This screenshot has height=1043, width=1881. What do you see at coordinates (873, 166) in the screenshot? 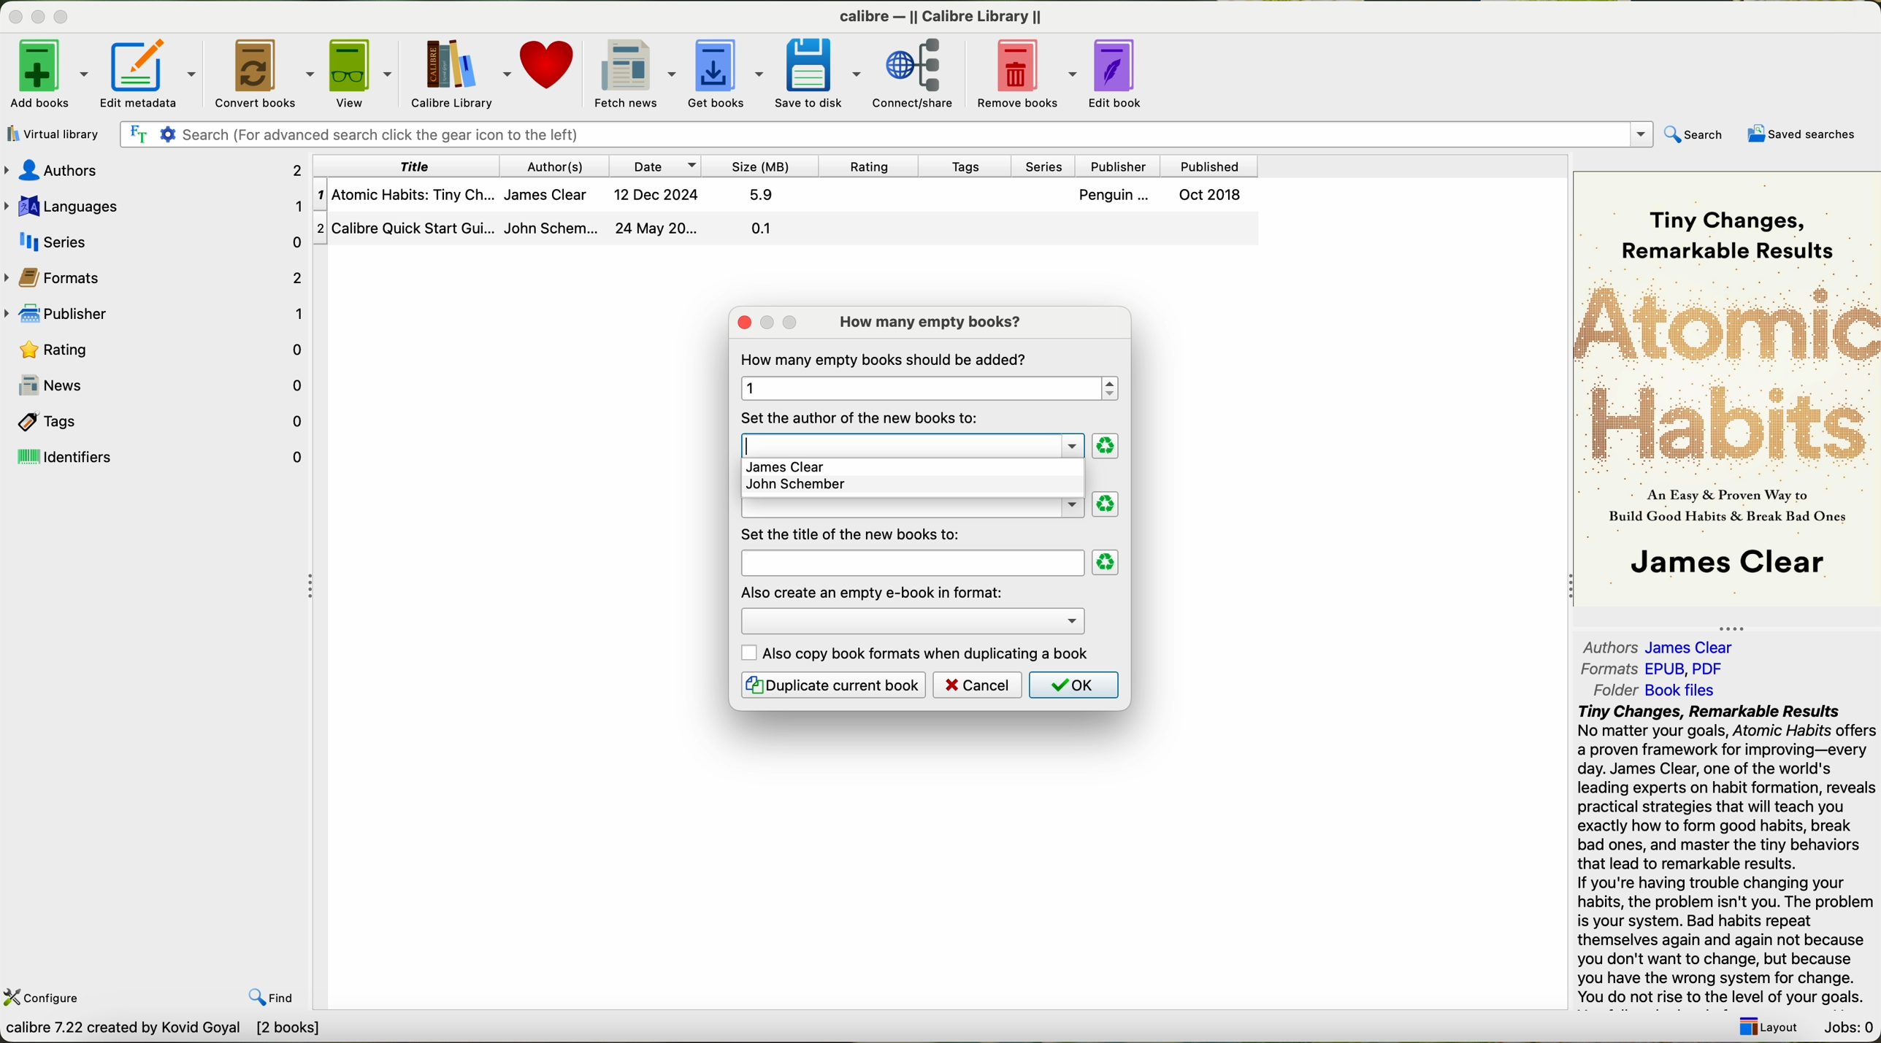
I see `rating` at bounding box center [873, 166].